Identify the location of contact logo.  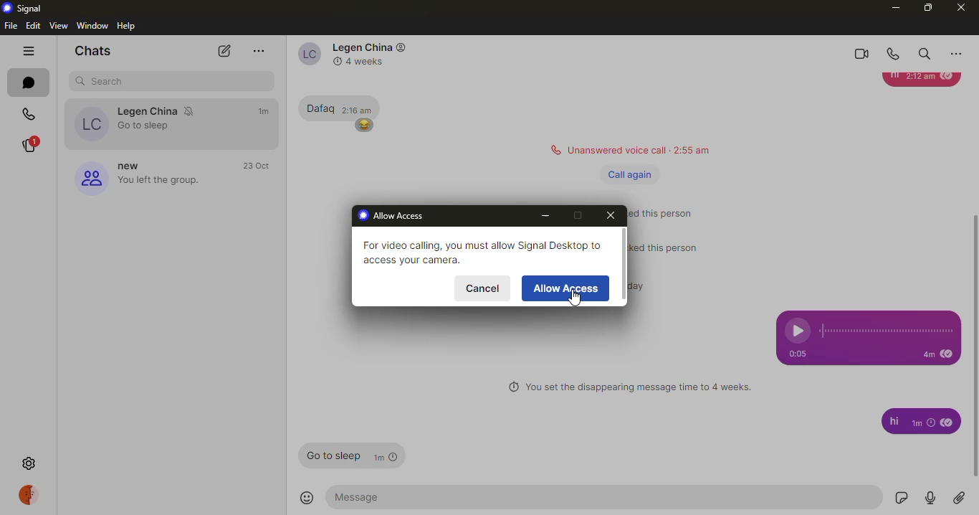
(402, 48).